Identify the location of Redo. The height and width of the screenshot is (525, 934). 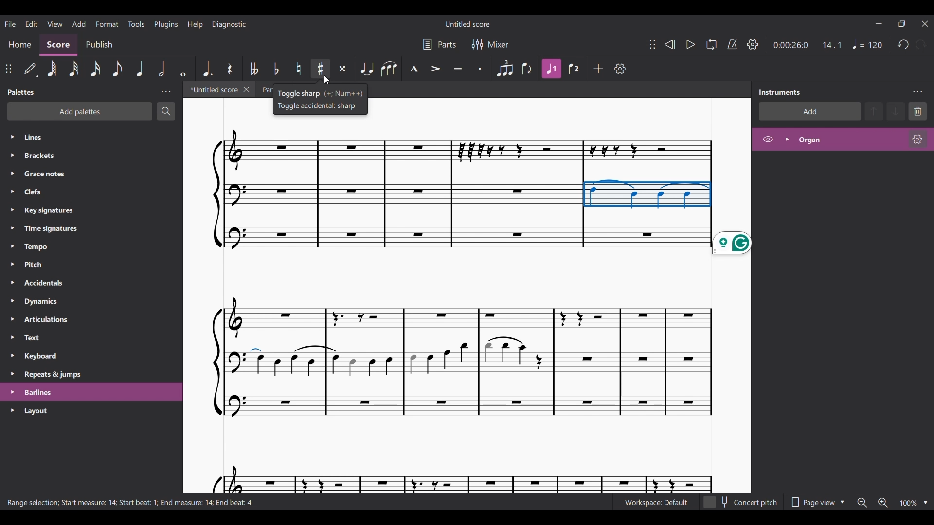
(921, 44).